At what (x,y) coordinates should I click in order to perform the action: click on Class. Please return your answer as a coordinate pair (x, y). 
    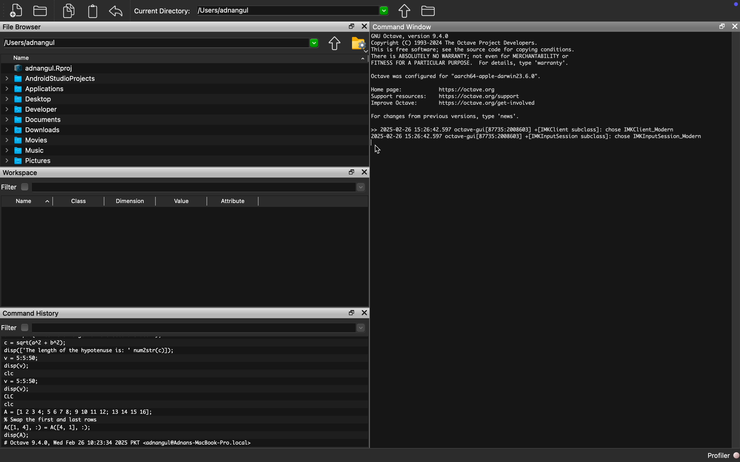
    Looking at the image, I should click on (79, 202).